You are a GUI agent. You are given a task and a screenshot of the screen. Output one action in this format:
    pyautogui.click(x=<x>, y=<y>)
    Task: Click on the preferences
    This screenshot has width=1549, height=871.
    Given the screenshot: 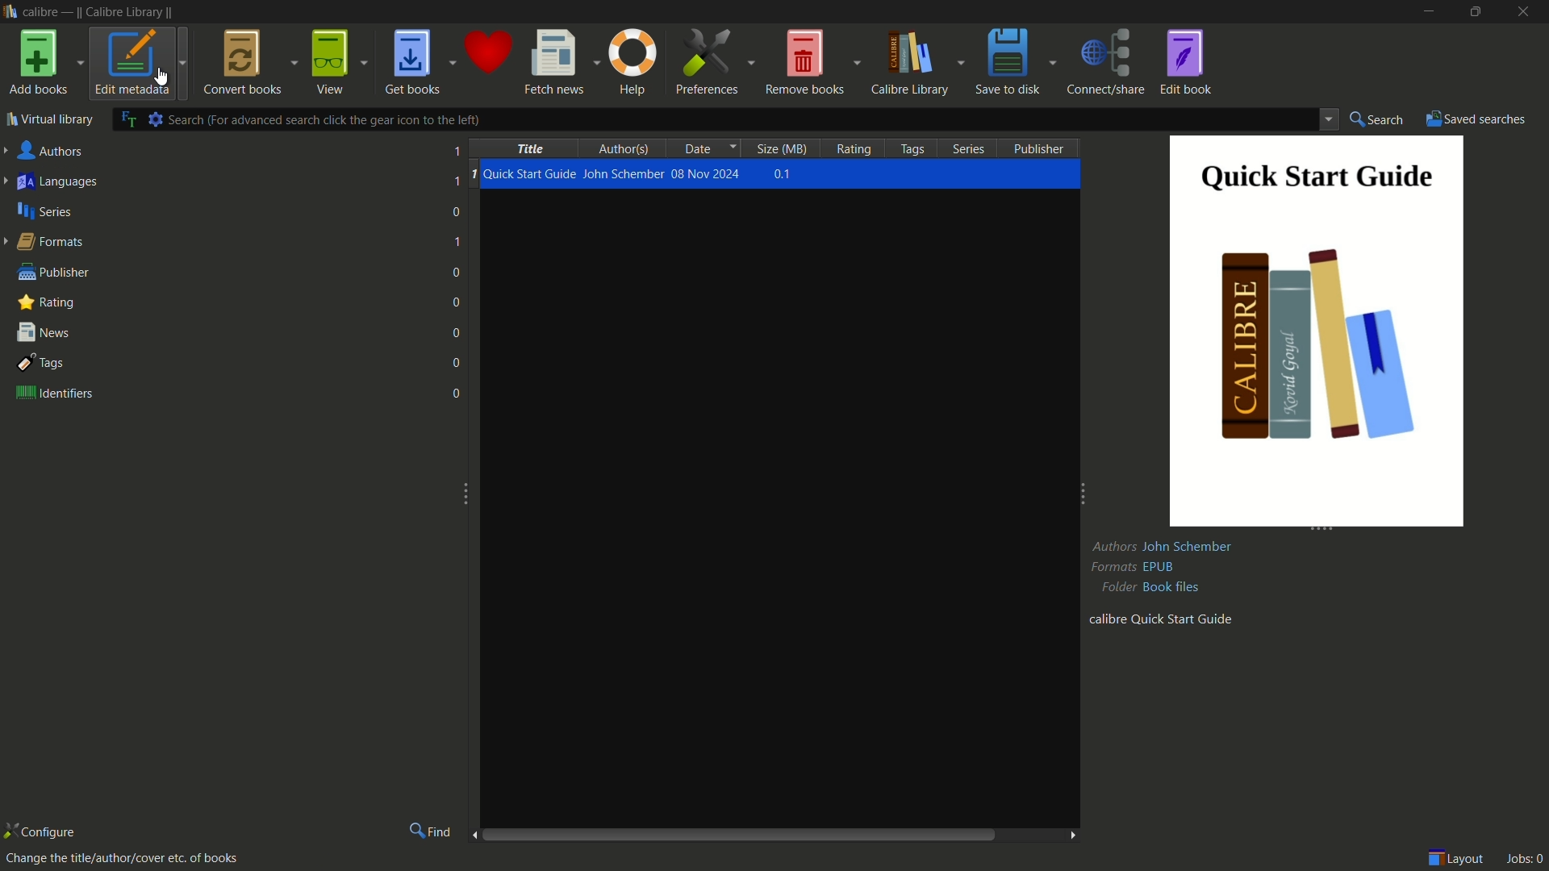 What is the action you would take?
    pyautogui.click(x=714, y=62)
    